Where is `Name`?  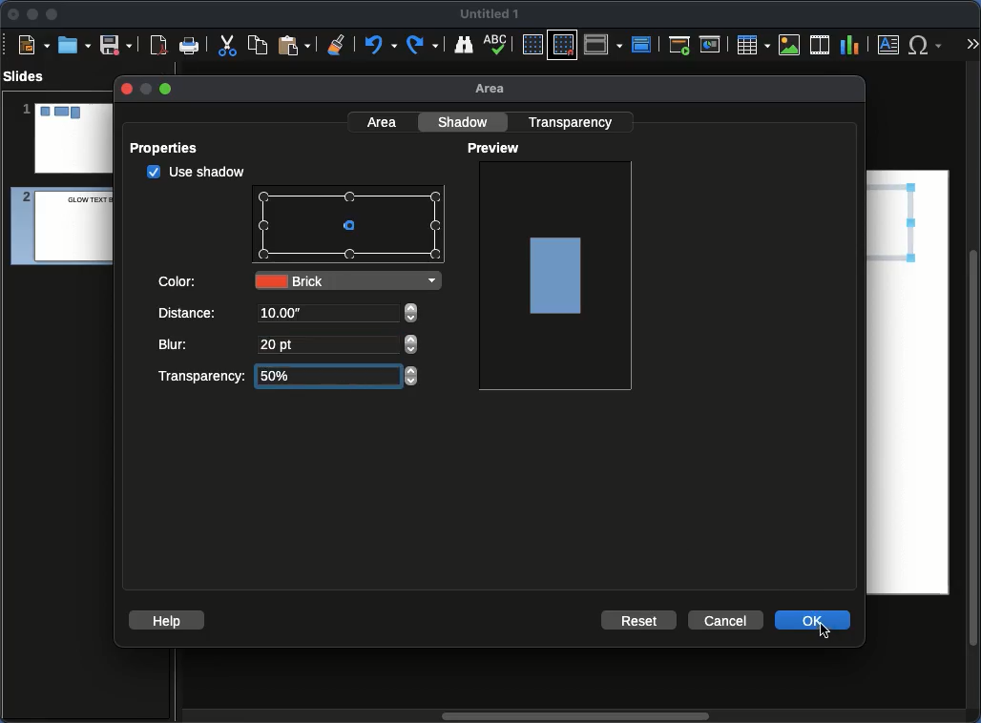 Name is located at coordinates (490, 14).